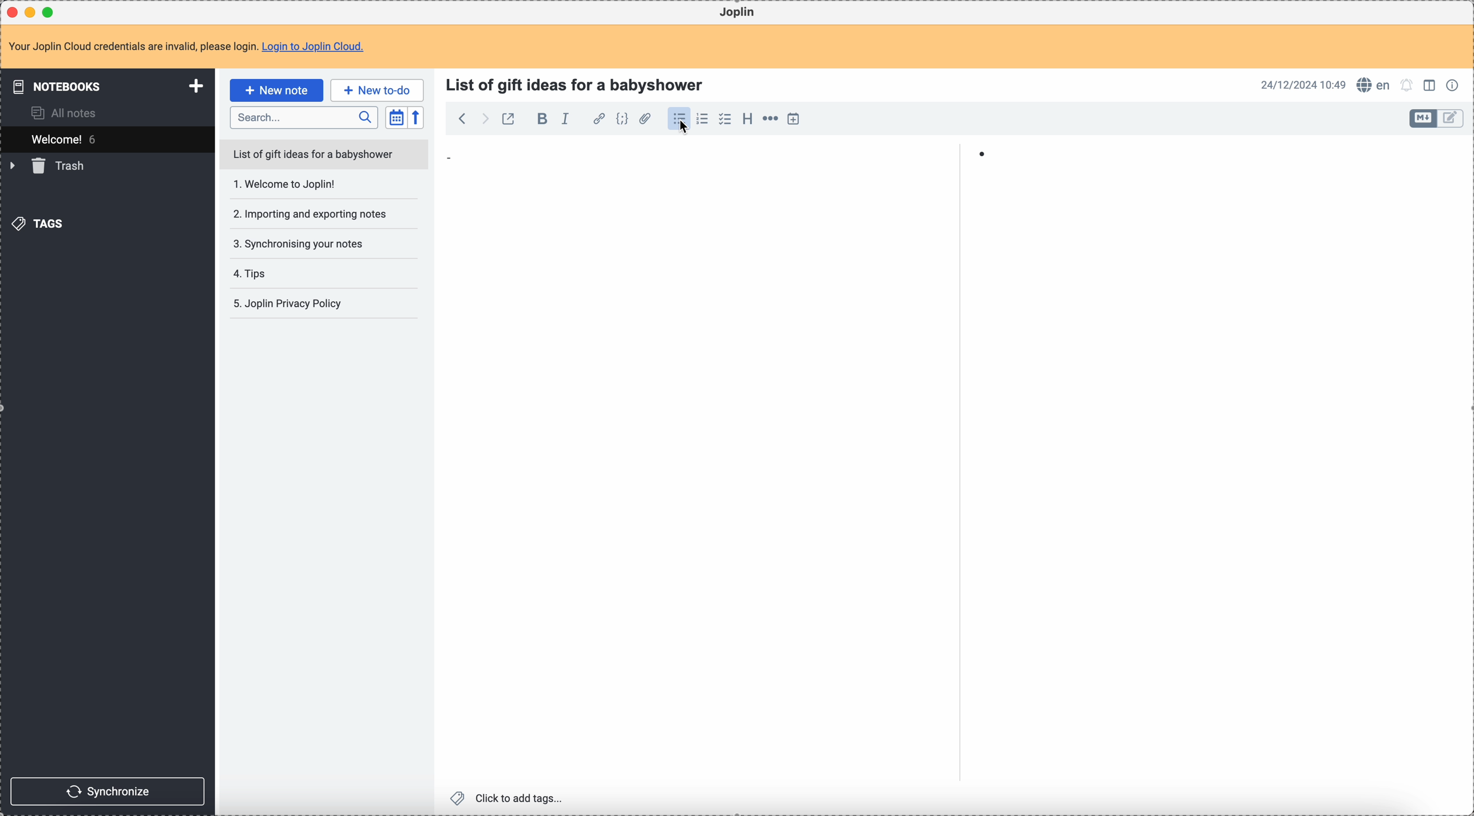 This screenshot has width=1474, height=816. I want to click on bullet point, so click(447, 157).